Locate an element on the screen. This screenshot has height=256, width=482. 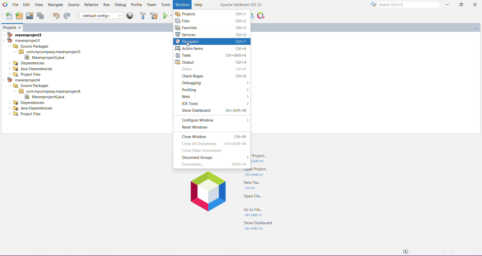
Profiling is located at coordinates (214, 90).